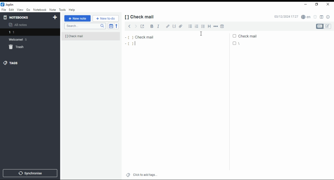  What do you see at coordinates (134, 45) in the screenshot?
I see `[]` at bounding box center [134, 45].